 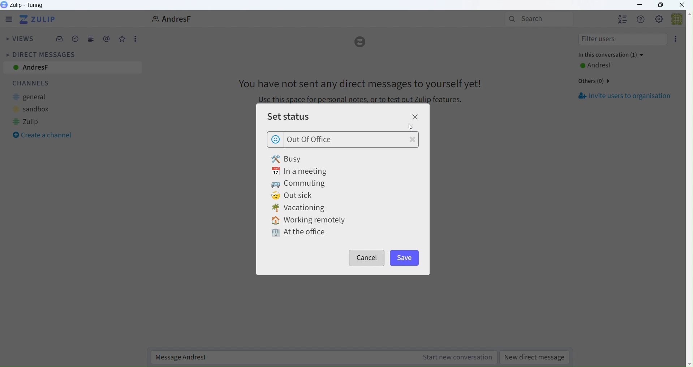 I want to click on More, so click(x=135, y=38).